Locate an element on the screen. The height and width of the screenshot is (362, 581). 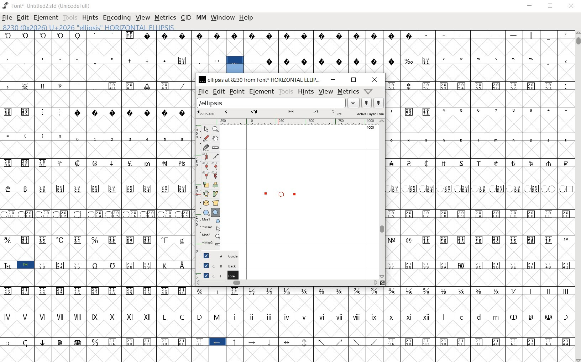
MINIMIZE is located at coordinates (529, 6).